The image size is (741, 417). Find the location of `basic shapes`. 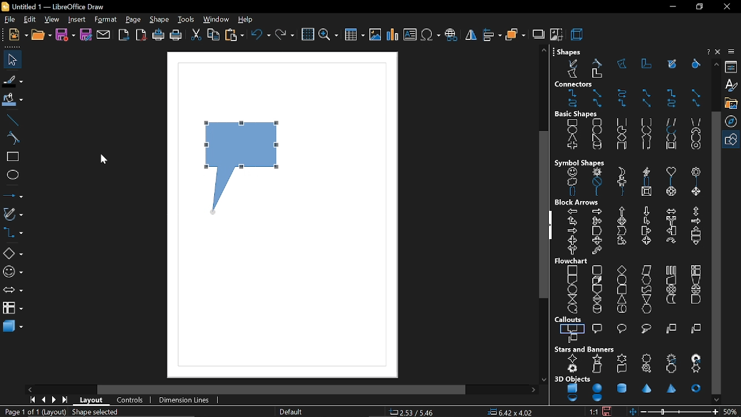

basic shapes is located at coordinates (13, 254).